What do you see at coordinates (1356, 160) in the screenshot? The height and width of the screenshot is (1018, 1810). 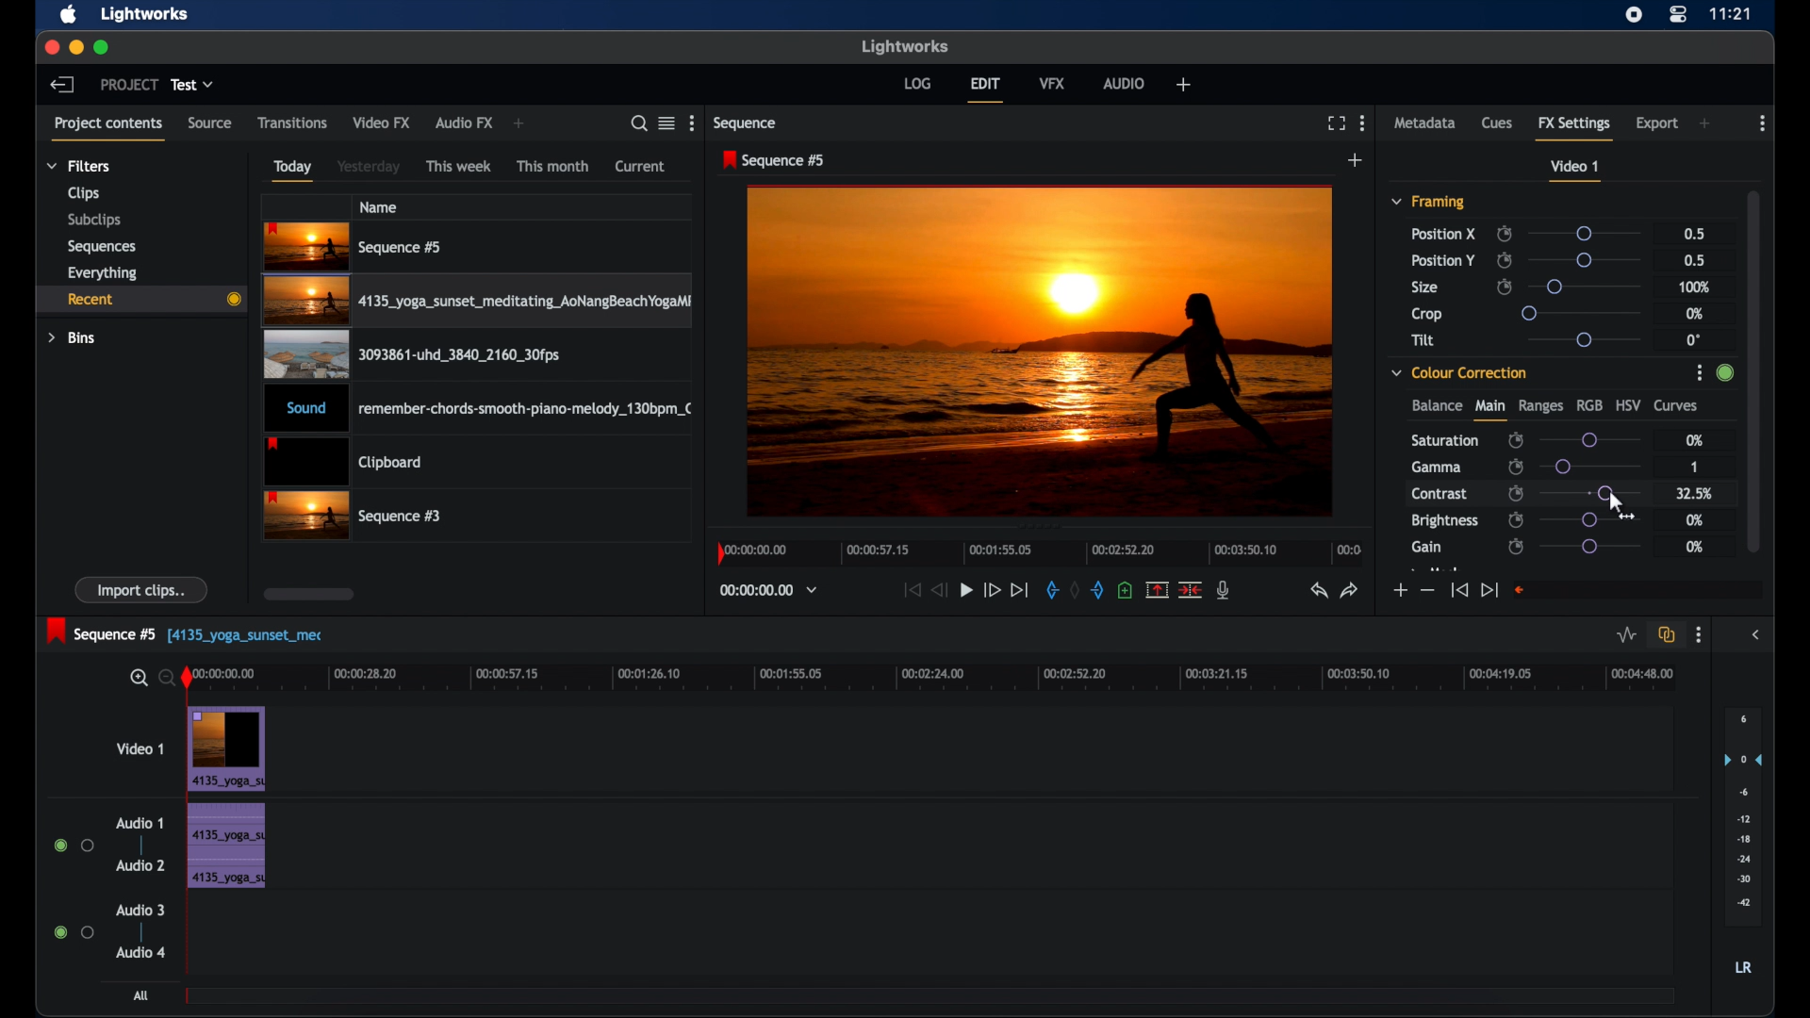 I see `add` at bounding box center [1356, 160].